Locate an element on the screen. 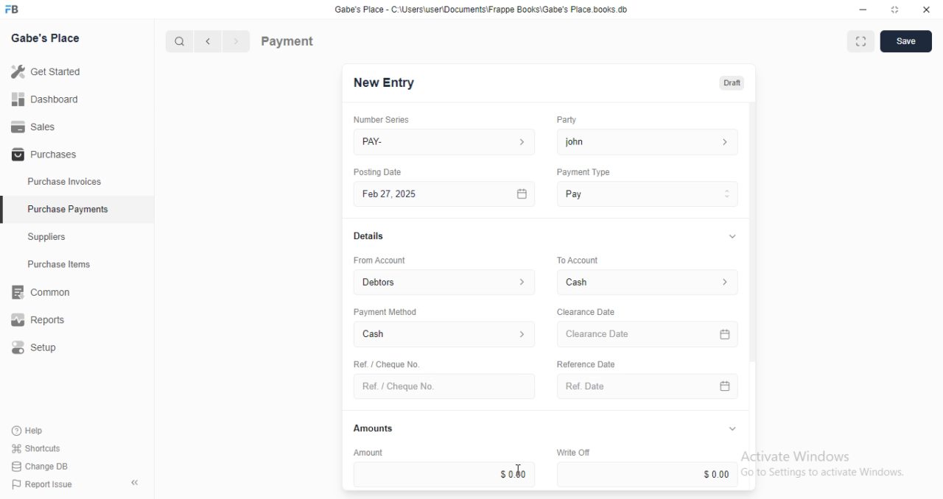  Posting Date is located at coordinates (379, 171).